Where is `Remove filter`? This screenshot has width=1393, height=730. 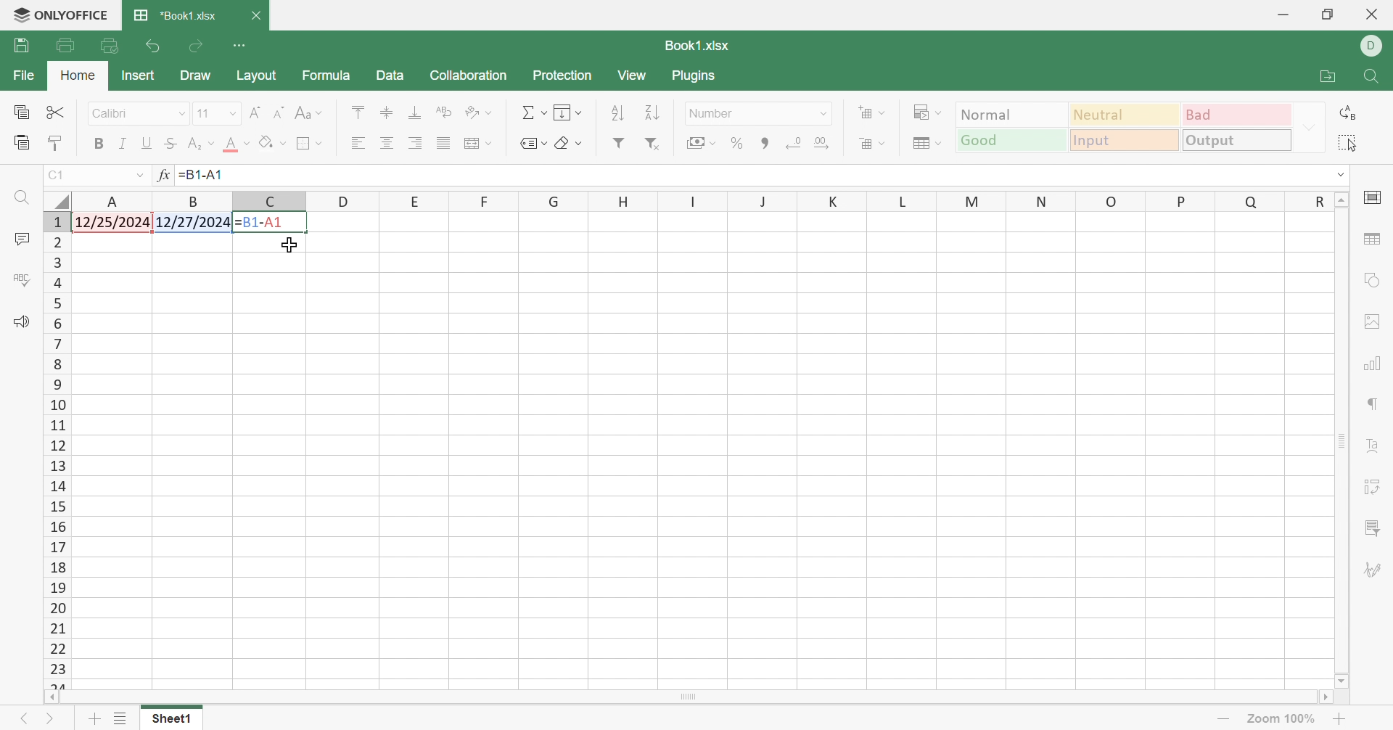
Remove filter is located at coordinates (654, 144).